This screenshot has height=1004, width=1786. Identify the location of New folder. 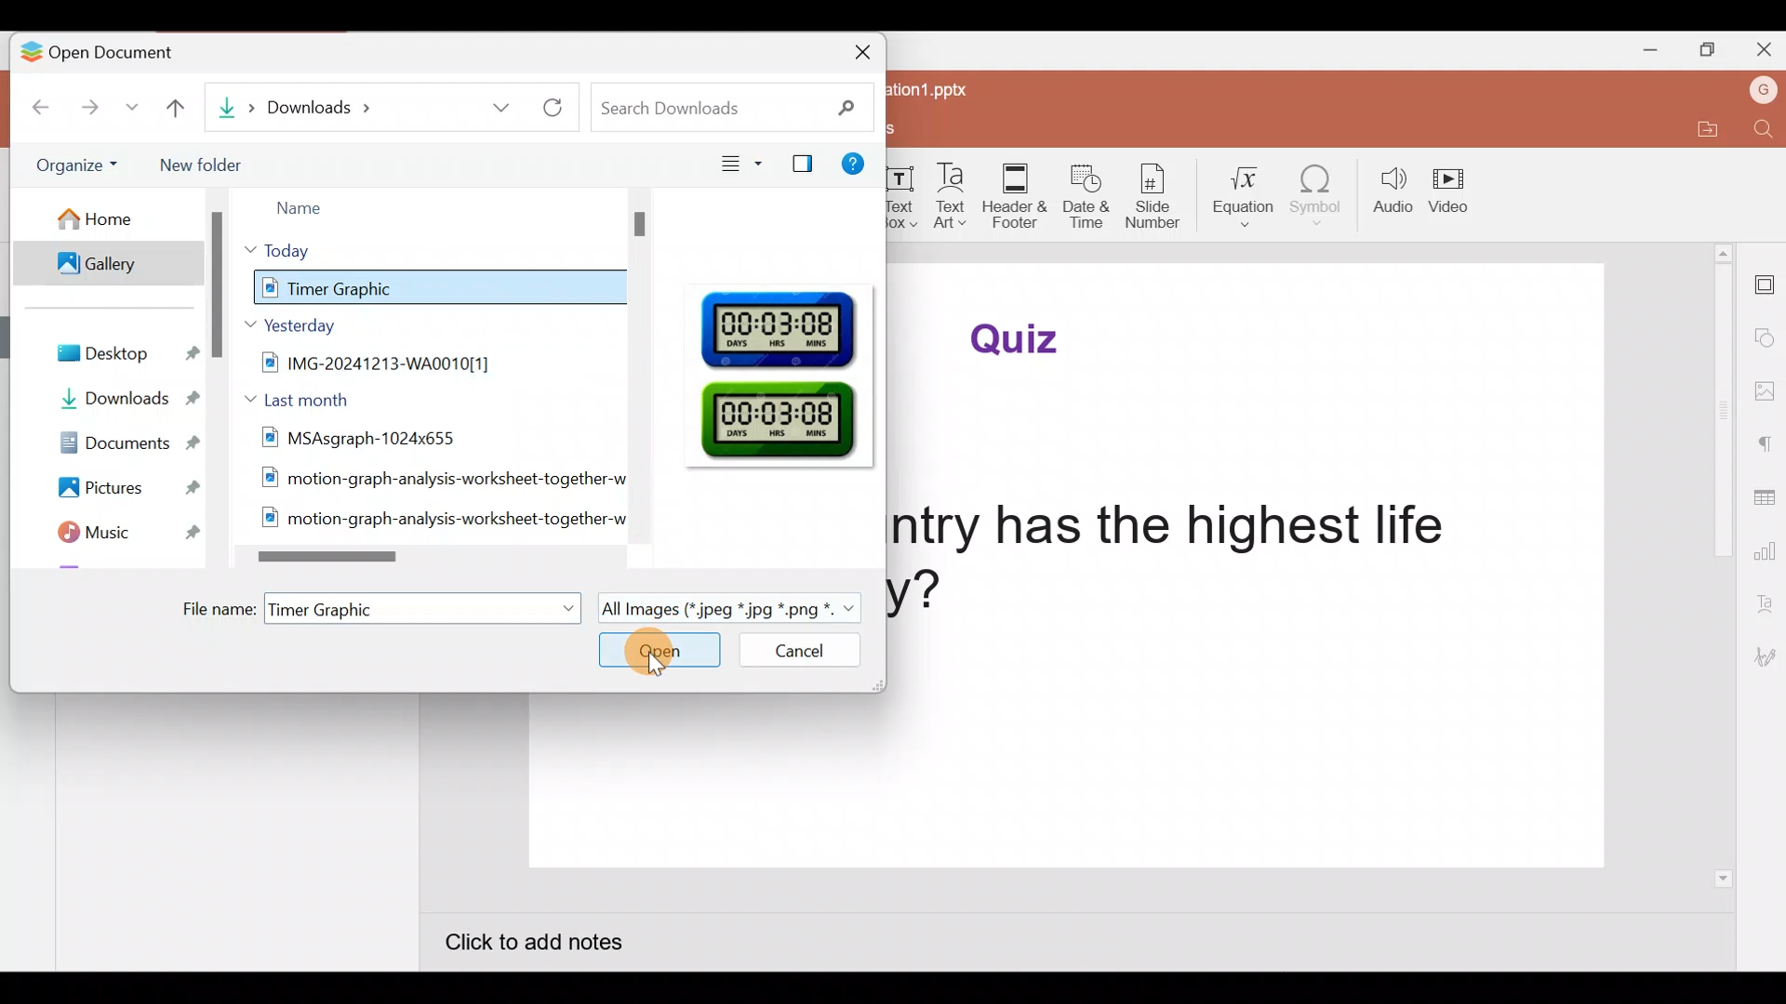
(206, 165).